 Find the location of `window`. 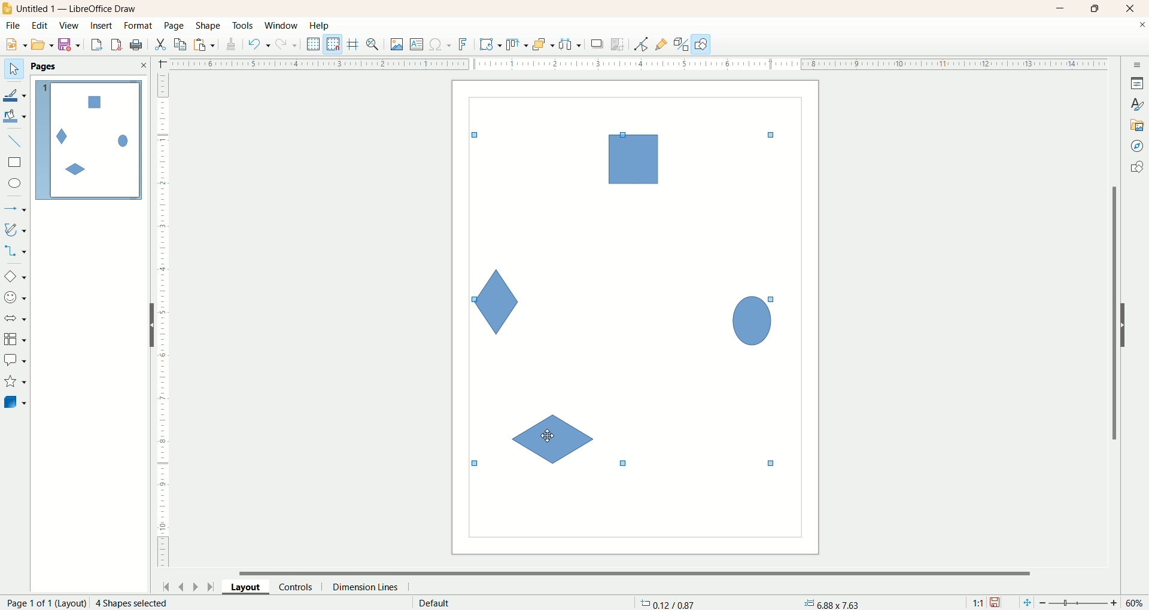

window is located at coordinates (284, 26).